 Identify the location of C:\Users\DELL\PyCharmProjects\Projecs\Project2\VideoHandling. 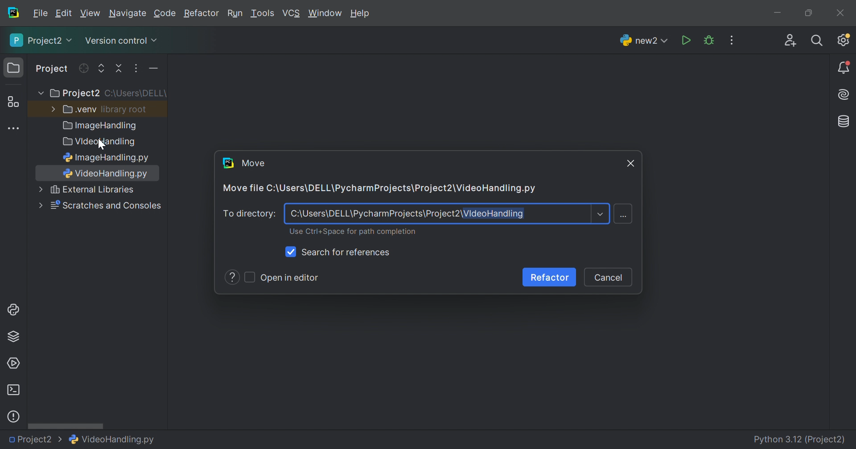
(406, 215).